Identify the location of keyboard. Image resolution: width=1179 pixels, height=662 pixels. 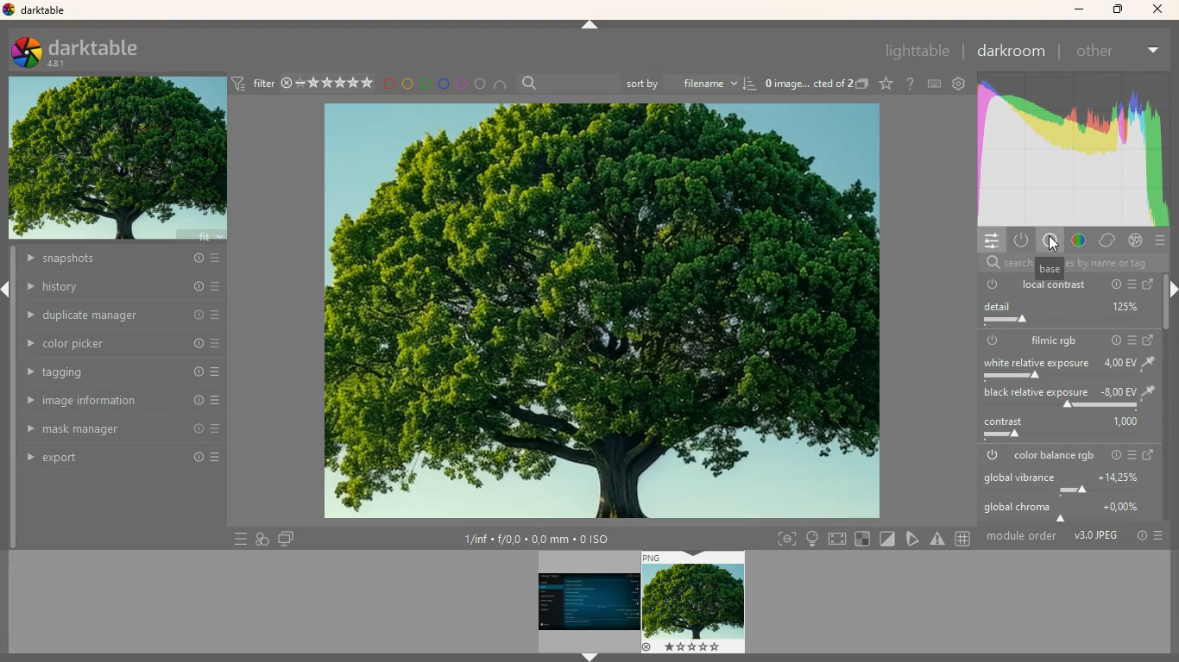
(931, 84).